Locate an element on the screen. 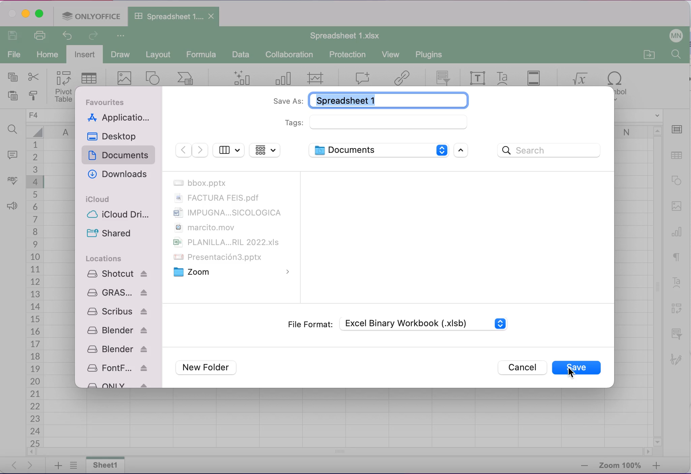 The height and width of the screenshot is (474, 691). favourites is located at coordinates (109, 102).